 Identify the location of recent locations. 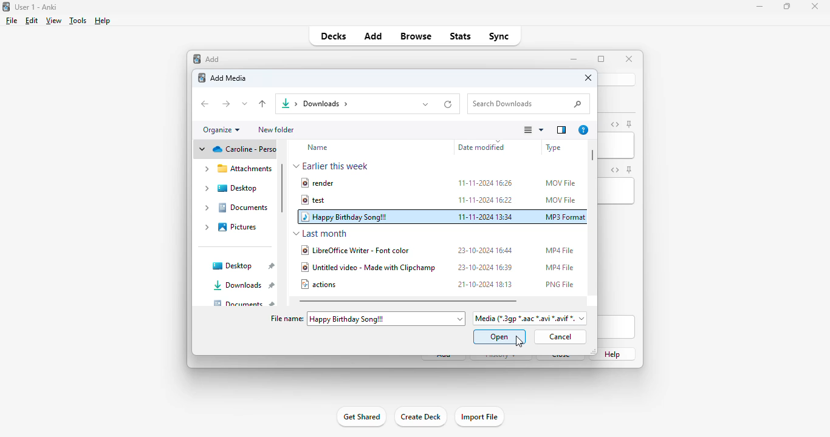
(245, 103).